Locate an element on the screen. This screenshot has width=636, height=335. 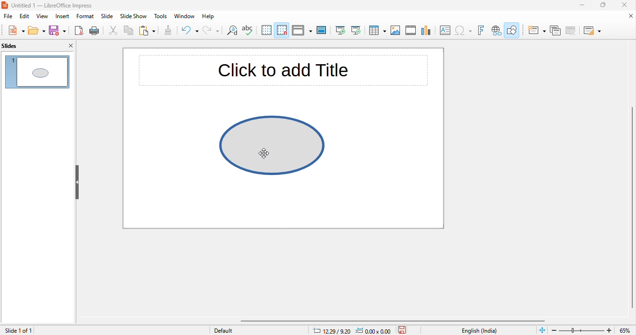
view is located at coordinates (42, 17).